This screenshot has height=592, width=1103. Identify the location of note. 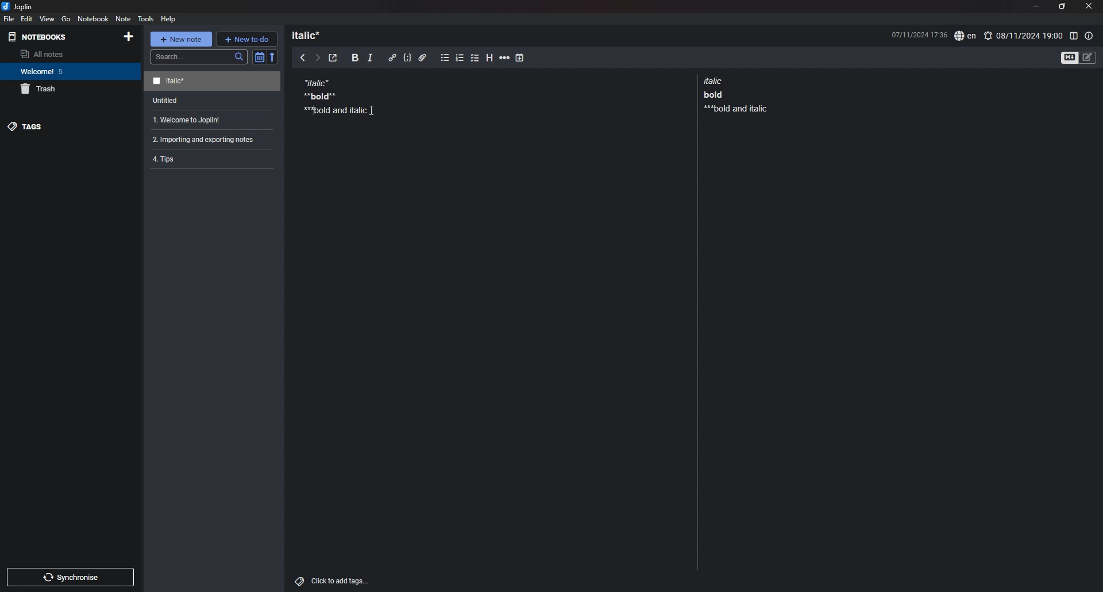
(733, 94).